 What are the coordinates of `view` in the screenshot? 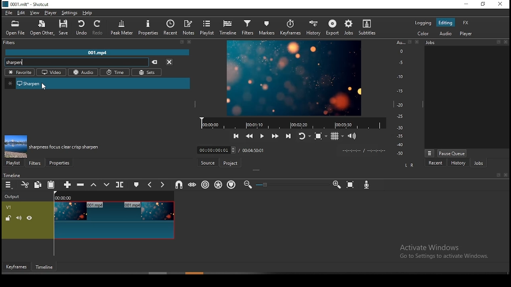 It's located at (34, 12).